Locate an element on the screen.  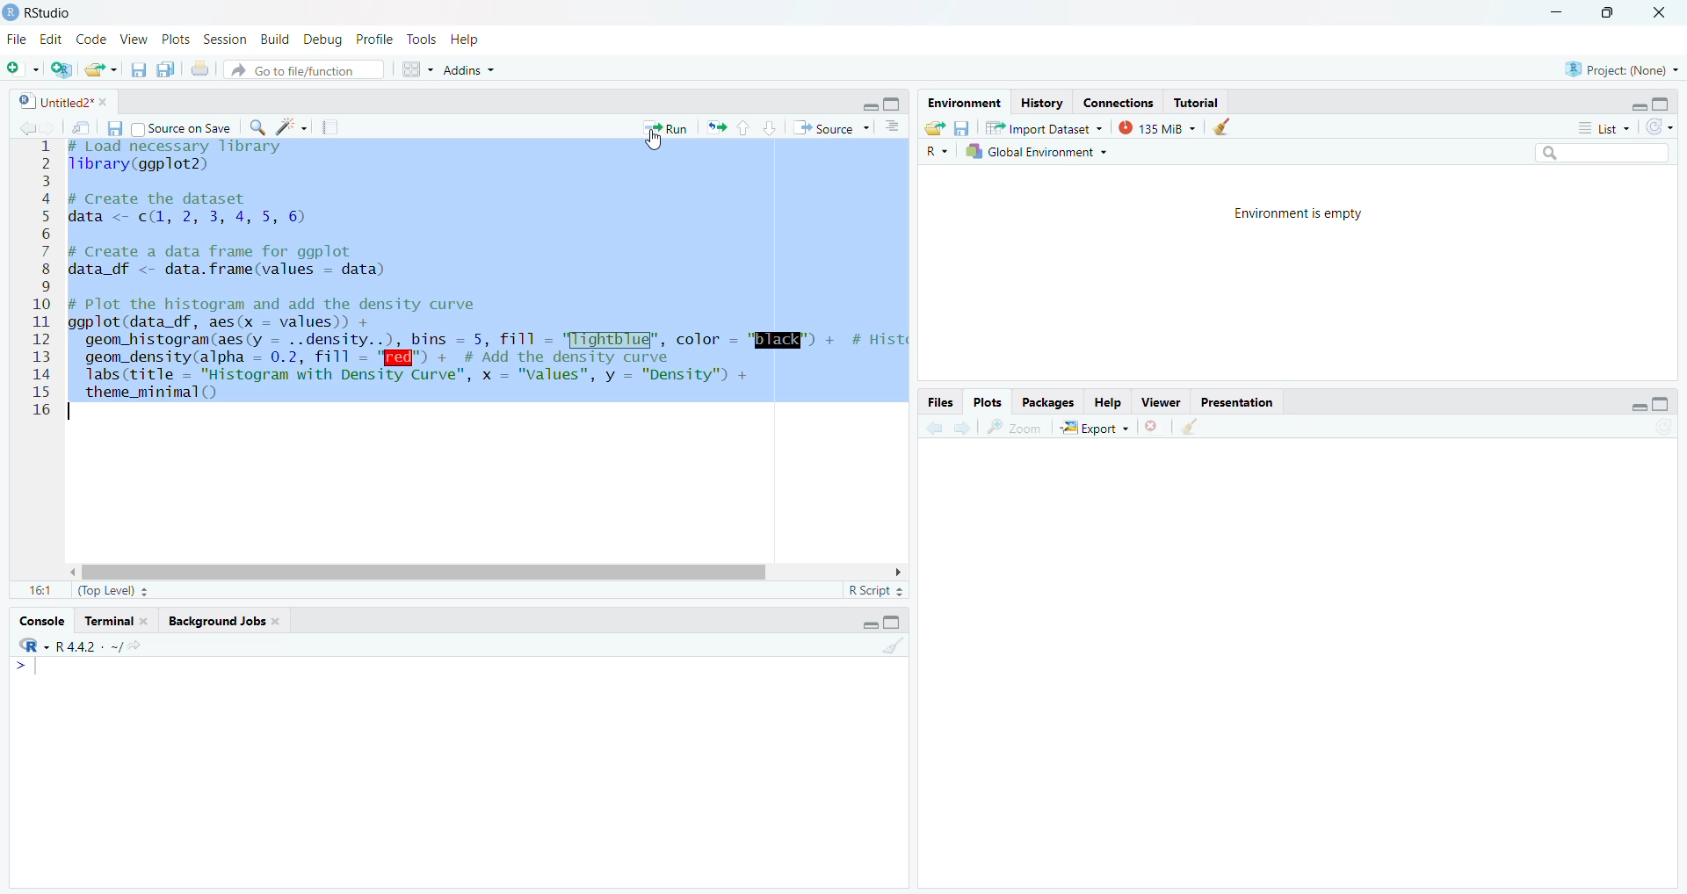
Viewer is located at coordinates (1163, 401).